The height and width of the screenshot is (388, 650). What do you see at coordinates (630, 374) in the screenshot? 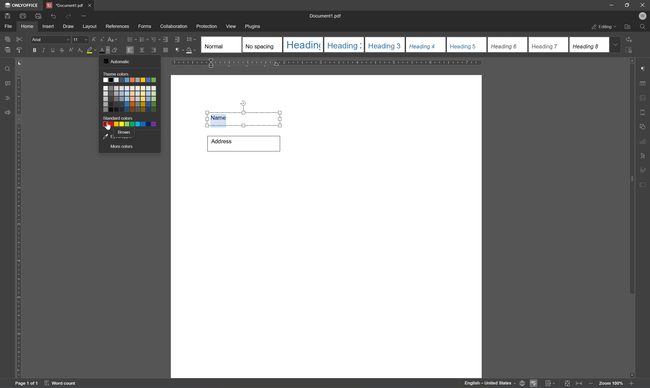
I see `scroll down` at bounding box center [630, 374].